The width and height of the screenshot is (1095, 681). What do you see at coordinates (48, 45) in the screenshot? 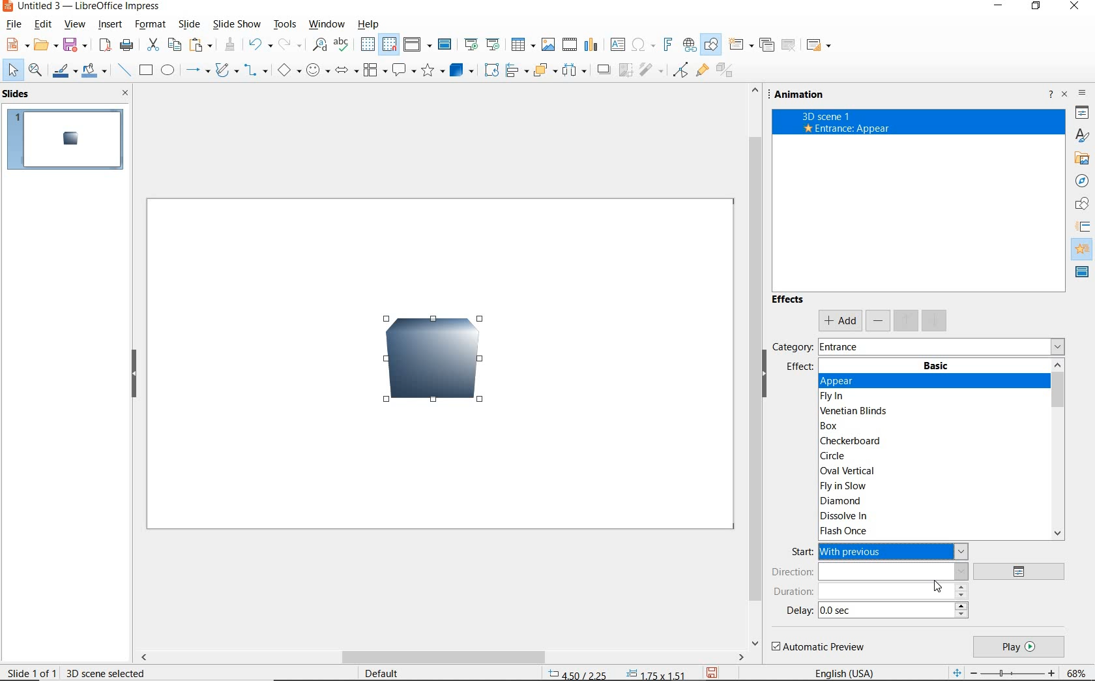
I see `open` at bounding box center [48, 45].